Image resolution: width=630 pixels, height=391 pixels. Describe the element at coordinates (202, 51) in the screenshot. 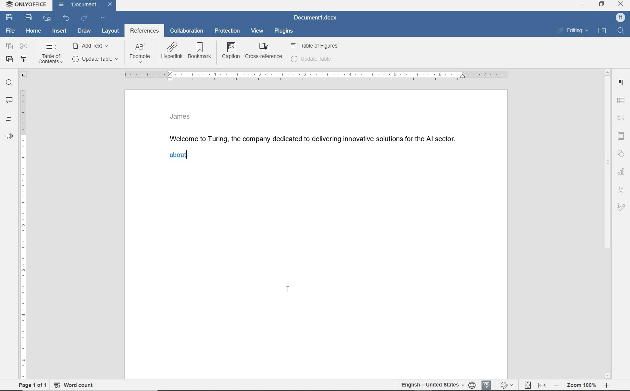

I see `BOOKMARK` at that location.